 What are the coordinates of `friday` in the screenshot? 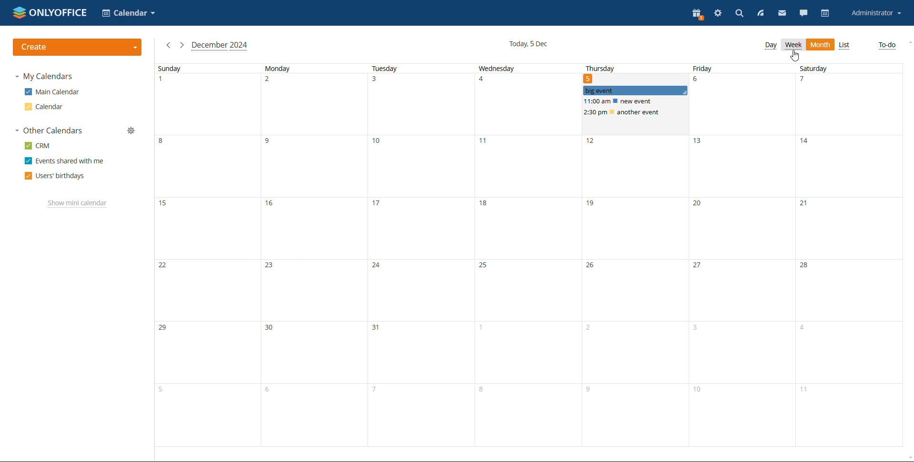 It's located at (739, 256).